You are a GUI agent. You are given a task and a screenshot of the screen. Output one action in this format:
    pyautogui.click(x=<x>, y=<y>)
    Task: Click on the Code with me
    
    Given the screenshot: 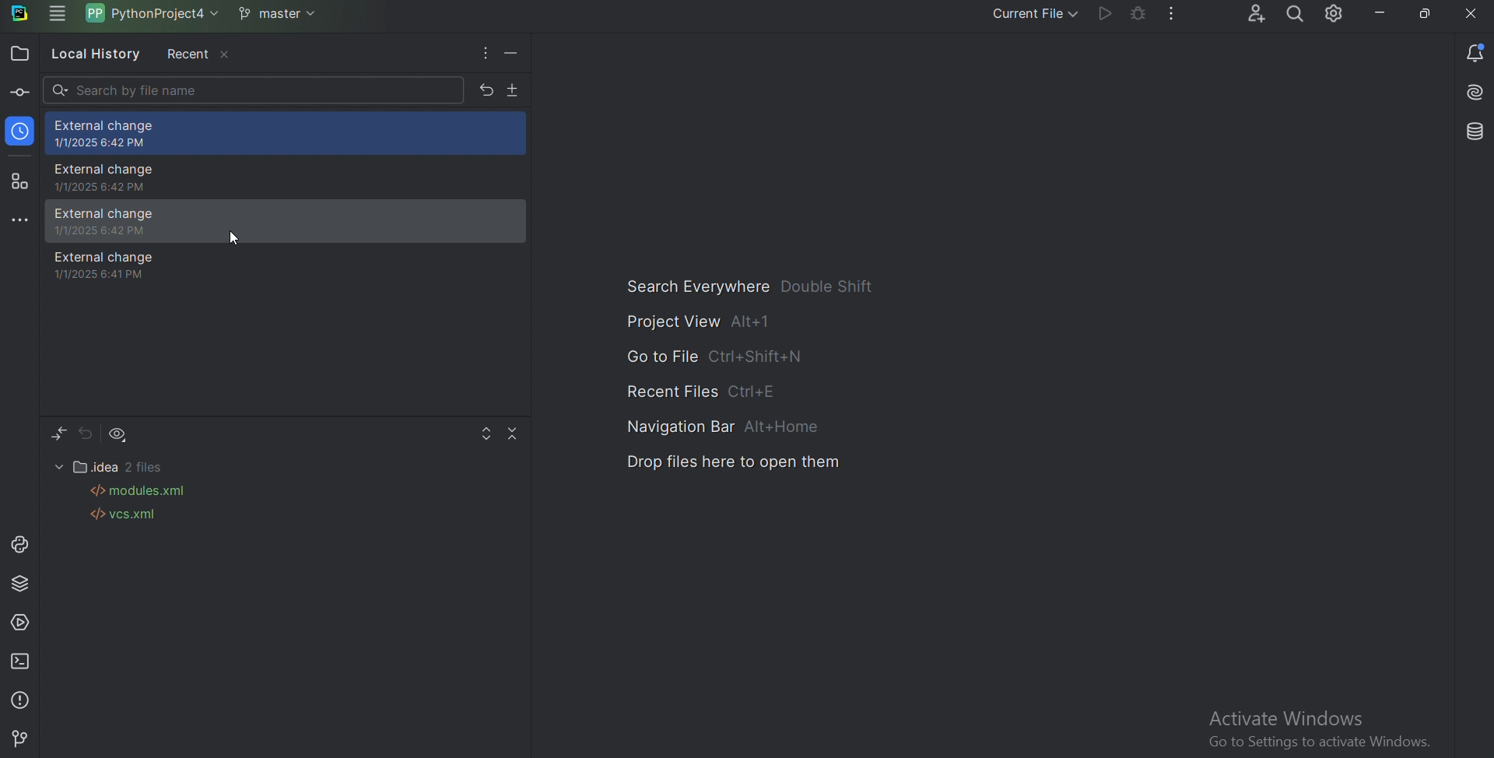 What is the action you would take?
    pyautogui.click(x=1254, y=13)
    